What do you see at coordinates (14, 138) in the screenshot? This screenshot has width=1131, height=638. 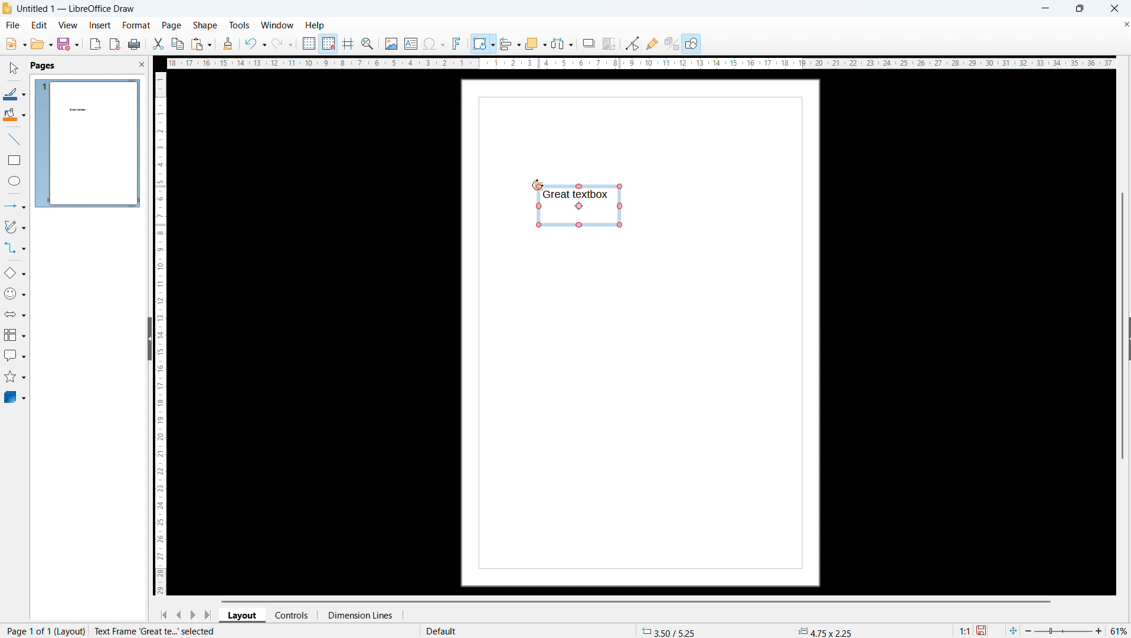 I see `line tool` at bounding box center [14, 138].